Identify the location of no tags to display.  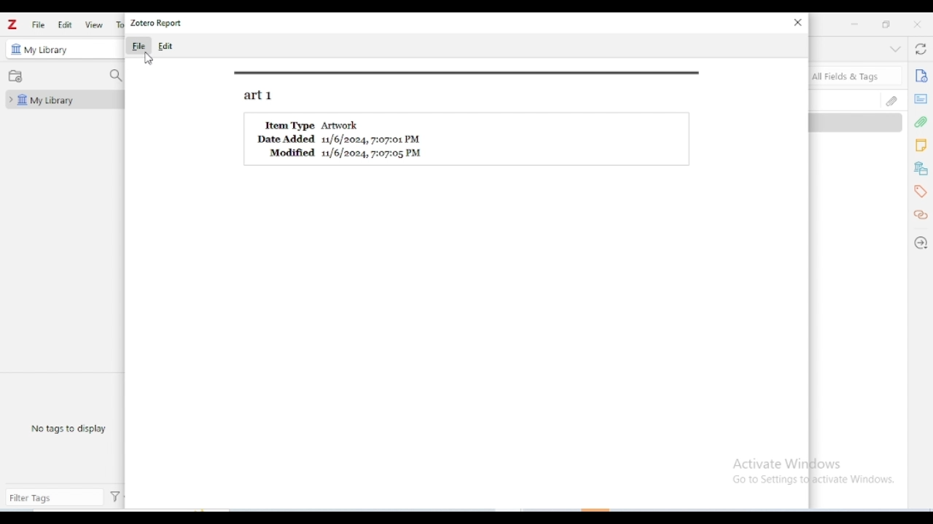
(68, 428).